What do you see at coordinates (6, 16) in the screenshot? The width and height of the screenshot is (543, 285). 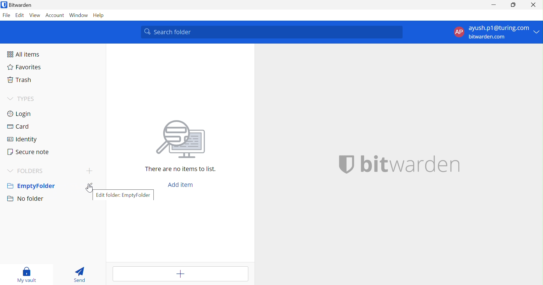 I see `File` at bounding box center [6, 16].